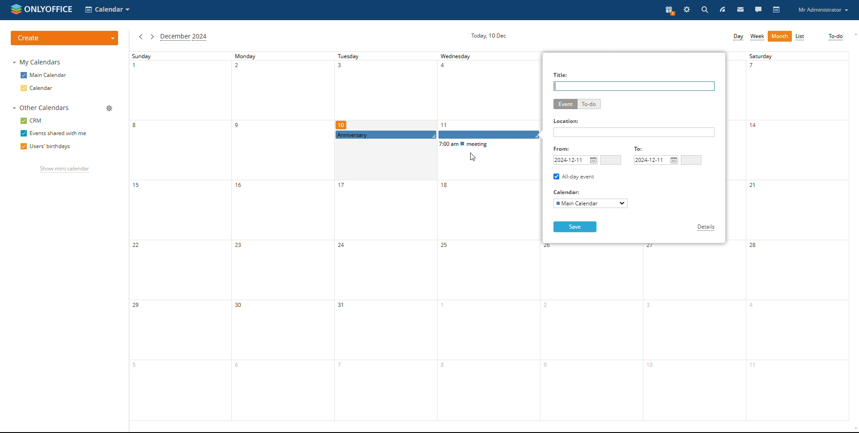  I want to click on onlyoffice, so click(49, 9).